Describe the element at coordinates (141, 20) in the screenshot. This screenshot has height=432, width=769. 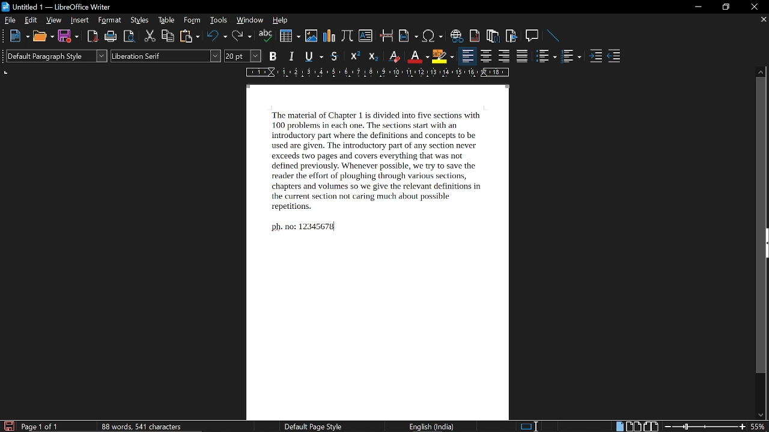
I see `styles` at that location.